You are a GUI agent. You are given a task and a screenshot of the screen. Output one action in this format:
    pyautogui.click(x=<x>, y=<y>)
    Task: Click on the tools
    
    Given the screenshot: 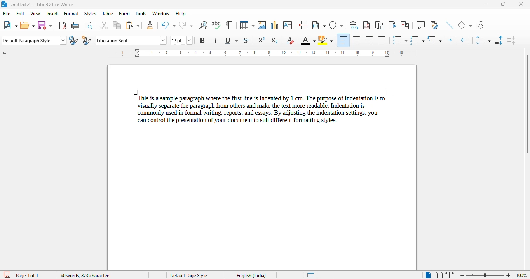 What is the action you would take?
    pyautogui.click(x=141, y=14)
    